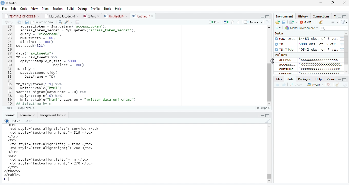  Describe the element at coordinates (4, 8) in the screenshot. I see `File` at that location.